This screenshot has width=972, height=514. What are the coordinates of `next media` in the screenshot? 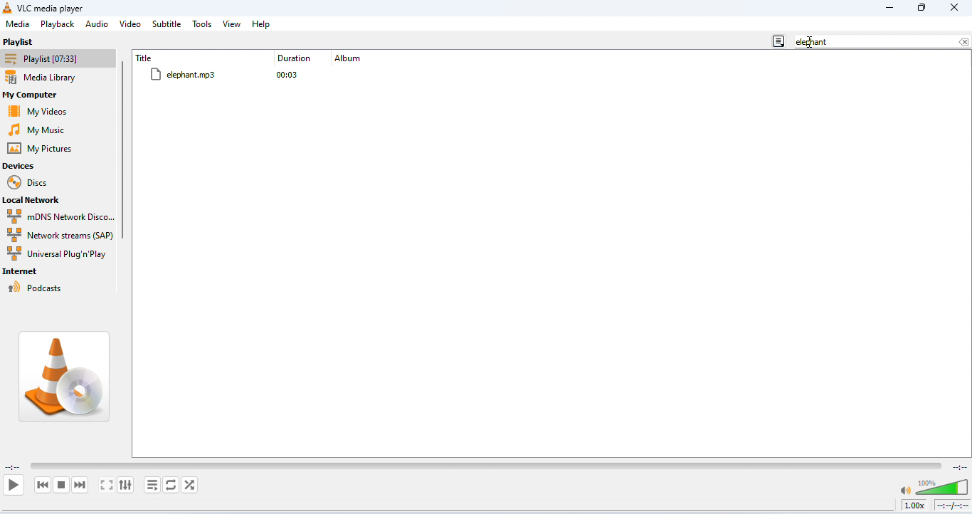 It's located at (81, 486).